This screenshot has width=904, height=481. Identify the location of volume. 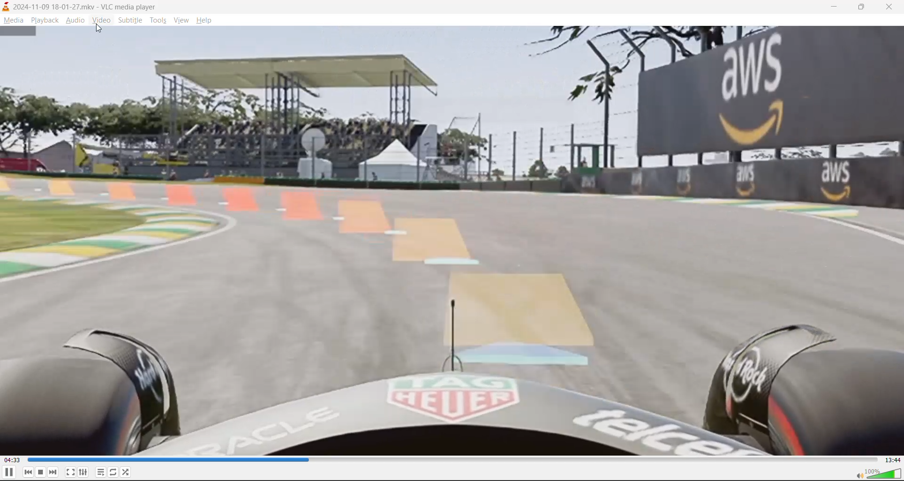
(879, 473).